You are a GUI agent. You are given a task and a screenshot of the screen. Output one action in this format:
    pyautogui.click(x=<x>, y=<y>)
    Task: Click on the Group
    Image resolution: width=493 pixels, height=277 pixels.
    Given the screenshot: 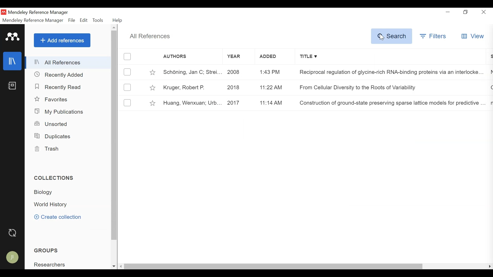 What is the action you would take?
    pyautogui.click(x=49, y=264)
    